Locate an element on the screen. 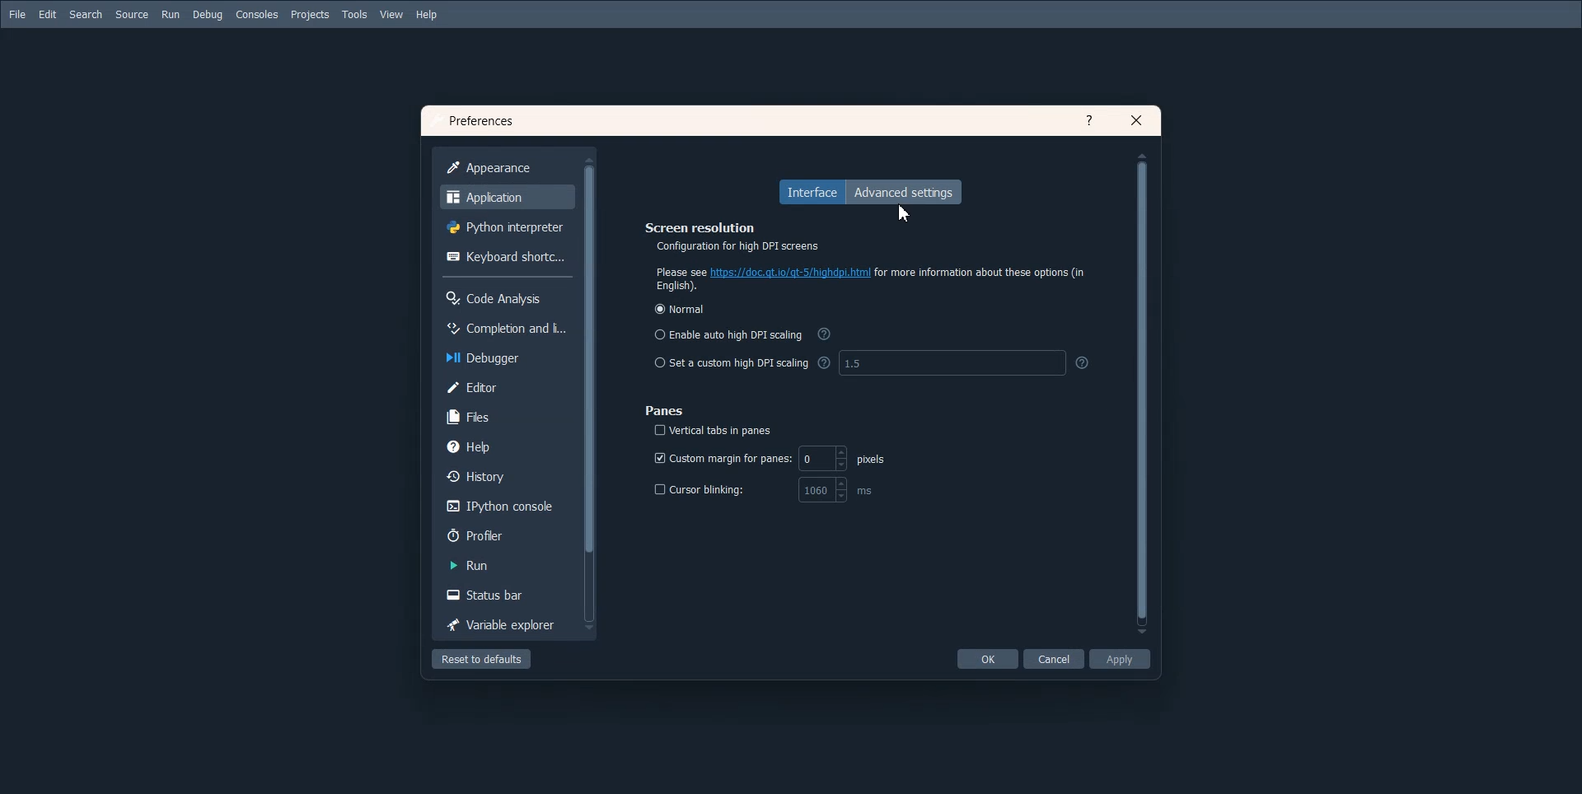 Image resolution: width=1582 pixels, height=794 pixels. Help is located at coordinates (507, 446).